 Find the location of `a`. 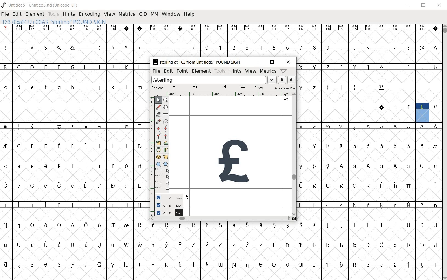

a is located at coordinates (422, 67).